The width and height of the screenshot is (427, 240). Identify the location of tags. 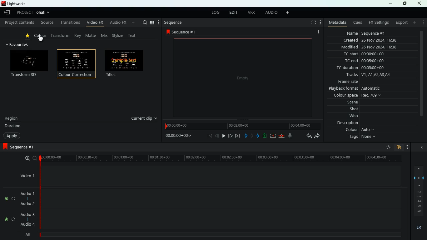
(364, 138).